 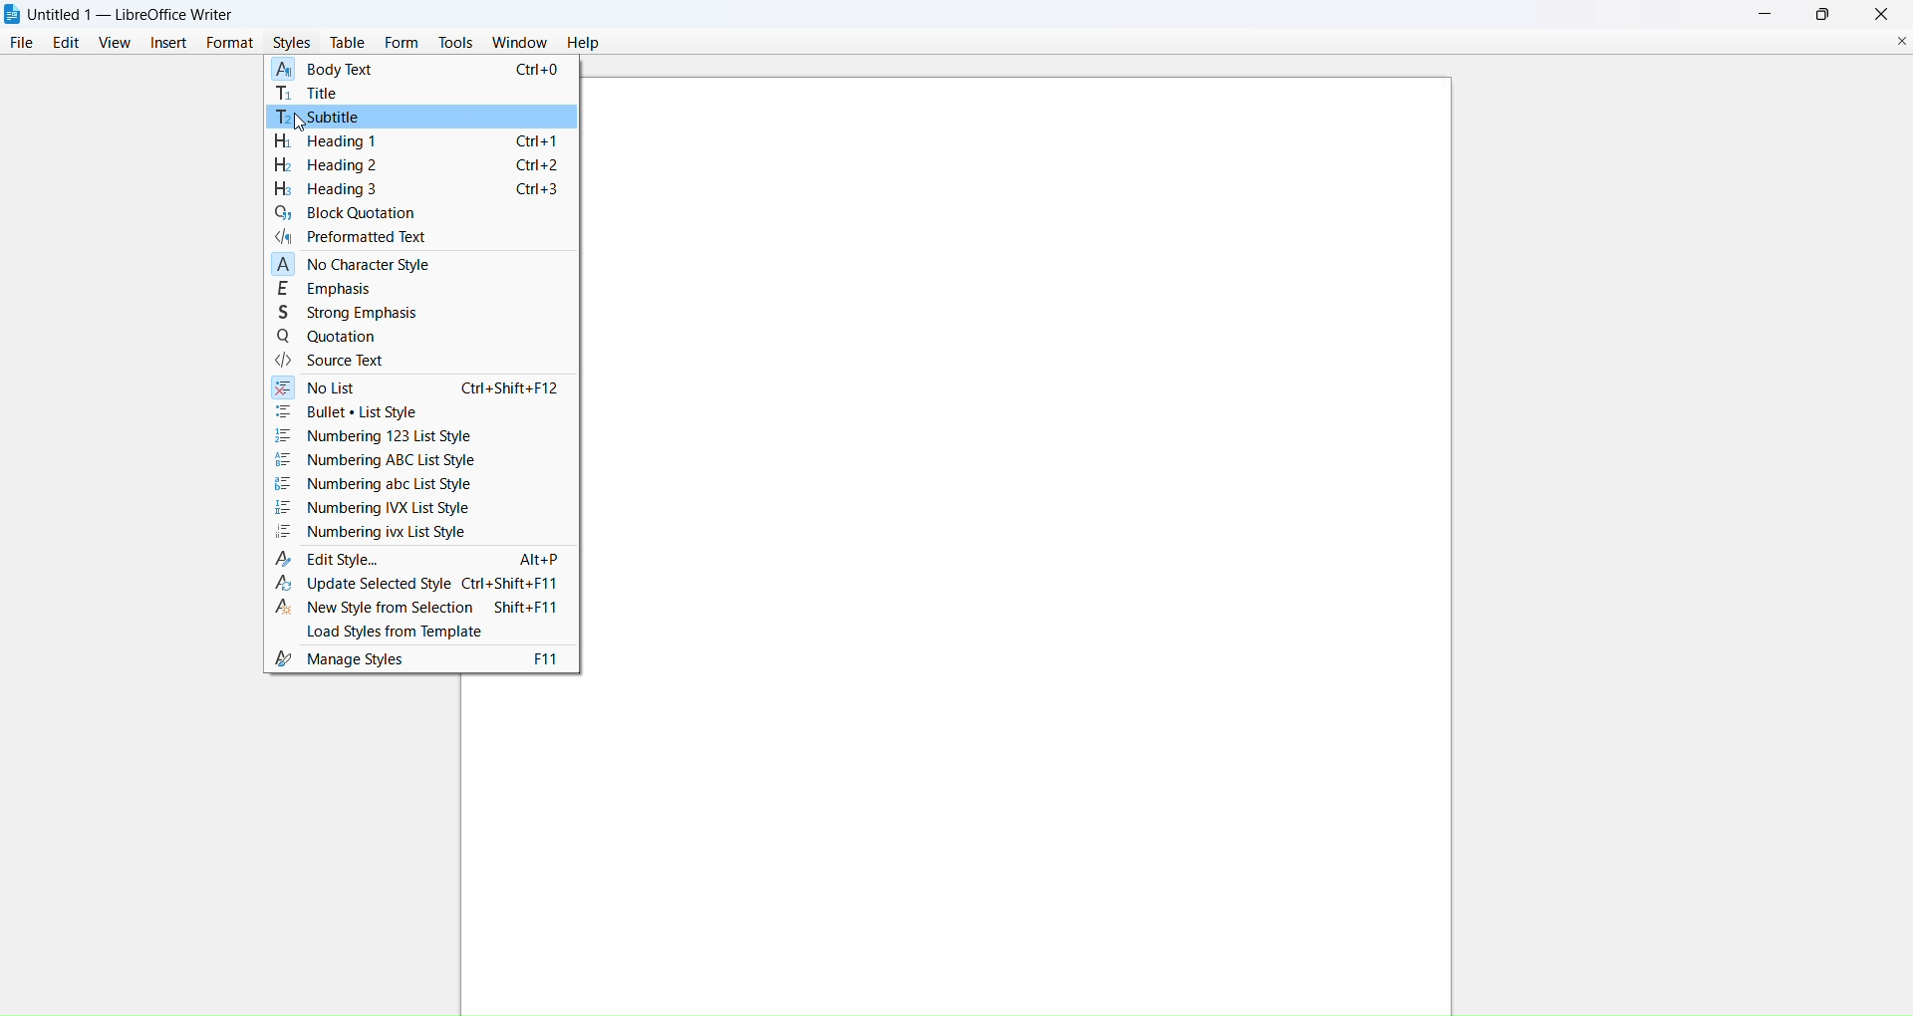 I want to click on close, so click(x=1882, y=13).